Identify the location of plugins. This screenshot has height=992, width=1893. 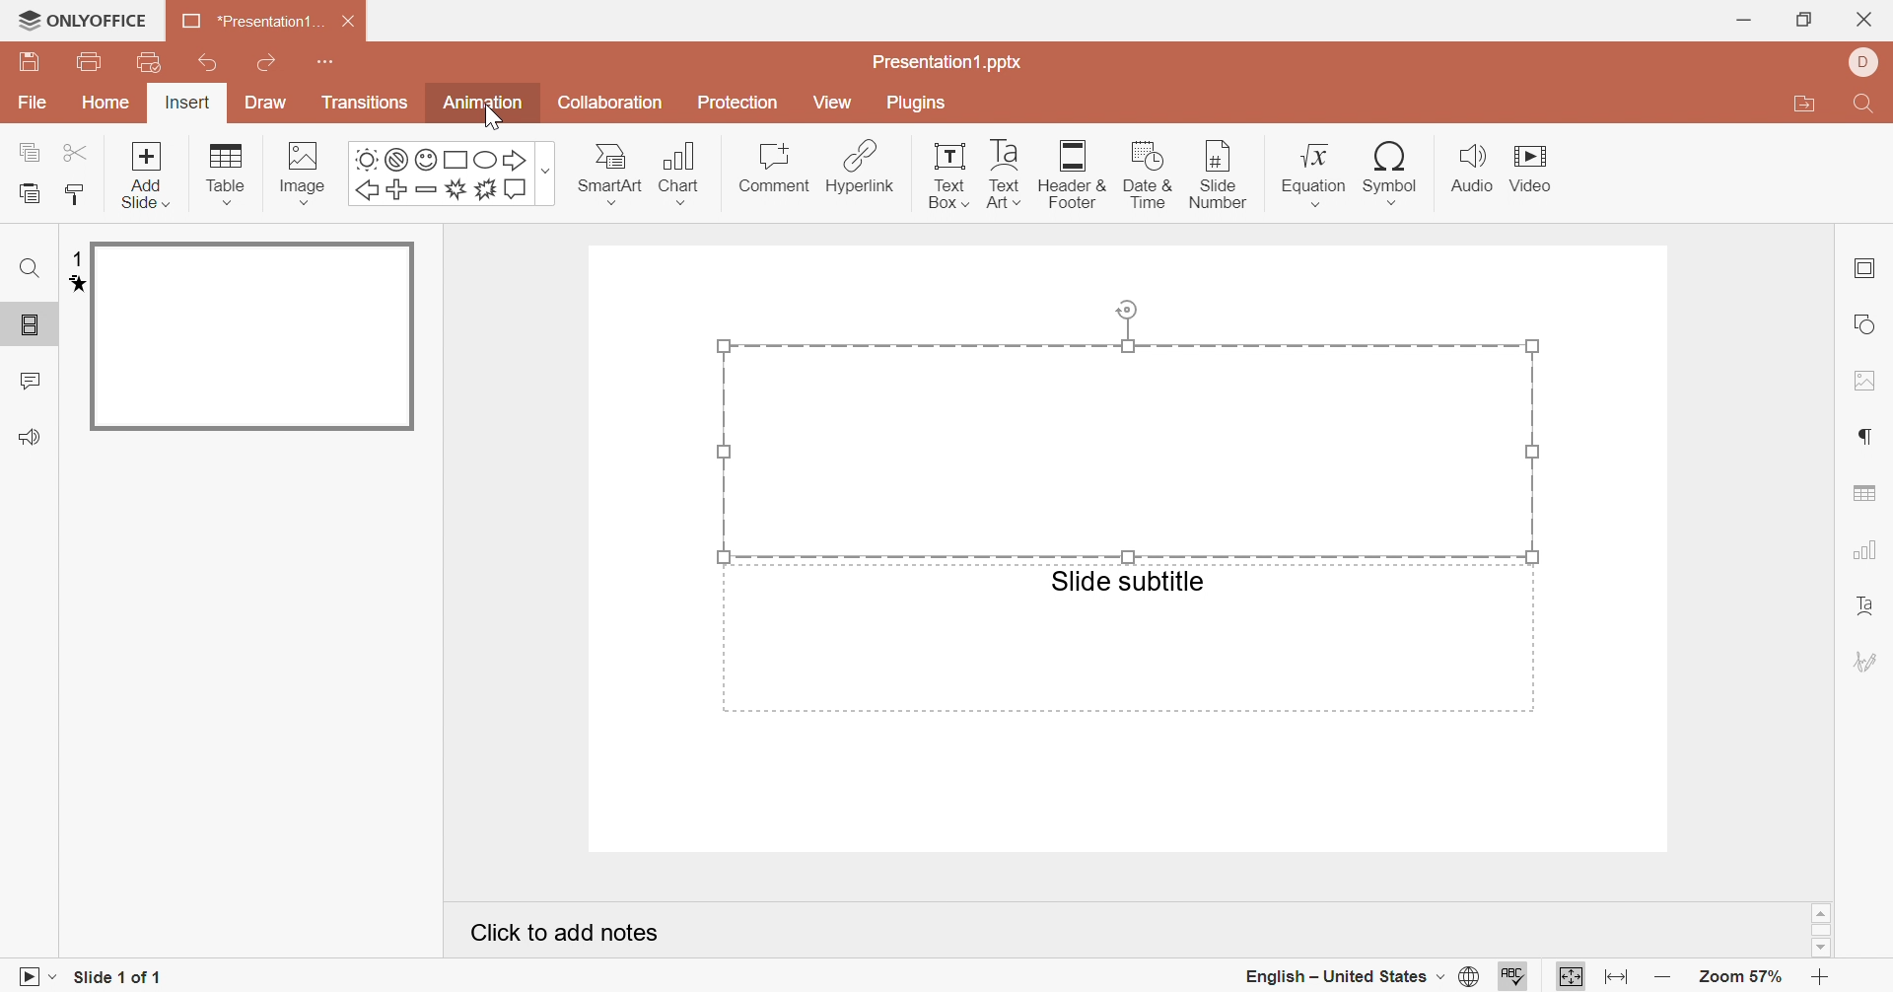
(917, 104).